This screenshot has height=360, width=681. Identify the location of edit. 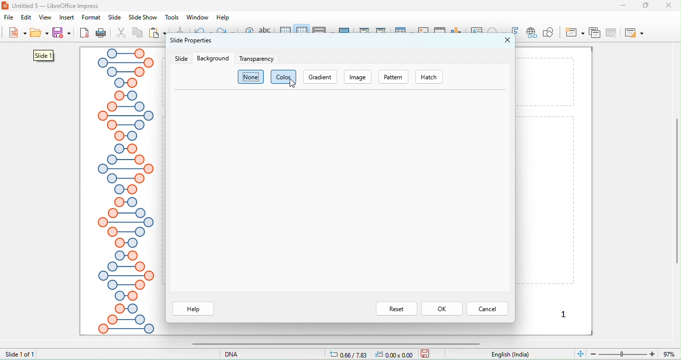
(27, 17).